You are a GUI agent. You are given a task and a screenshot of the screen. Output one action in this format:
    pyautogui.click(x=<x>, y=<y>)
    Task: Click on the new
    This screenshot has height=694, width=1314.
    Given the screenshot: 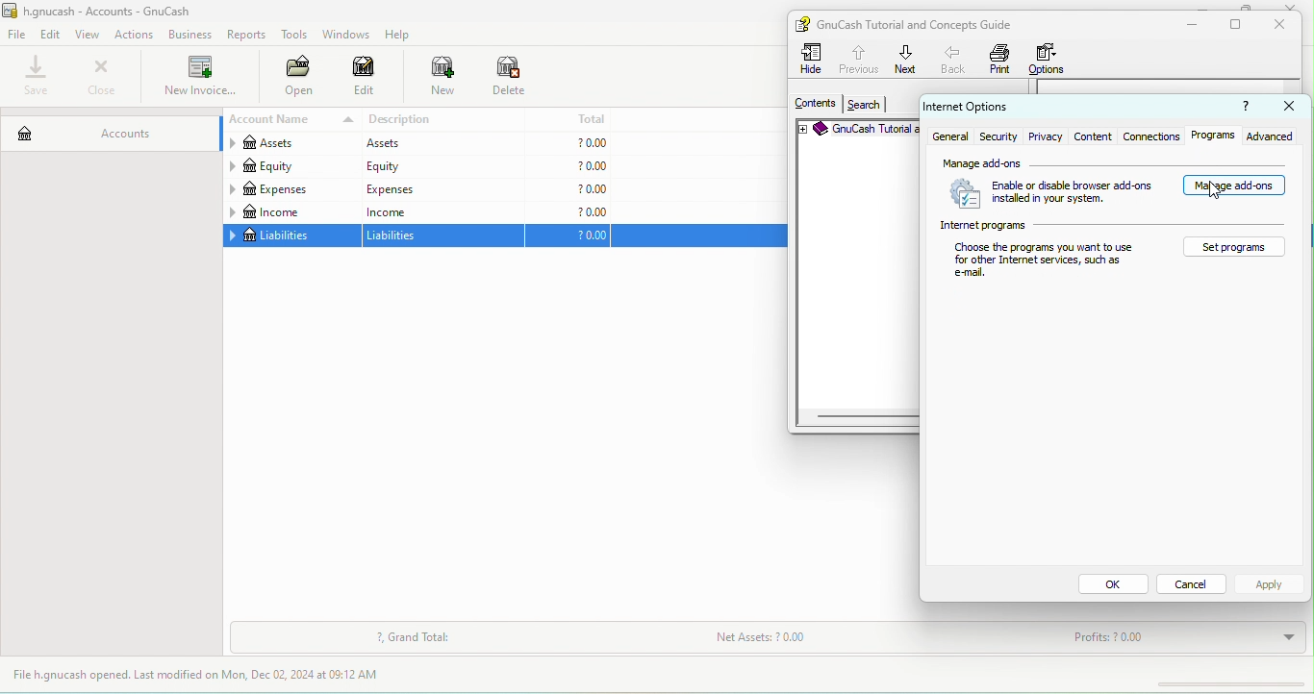 What is the action you would take?
    pyautogui.click(x=433, y=78)
    